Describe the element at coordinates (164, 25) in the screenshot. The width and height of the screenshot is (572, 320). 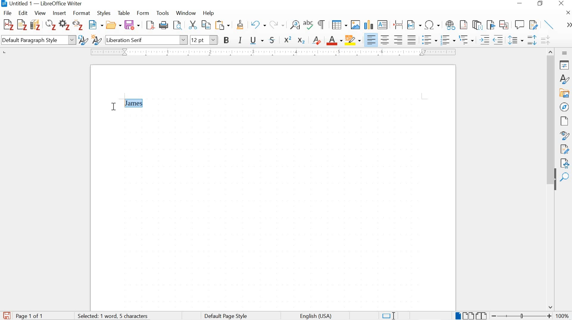
I see `print` at that location.